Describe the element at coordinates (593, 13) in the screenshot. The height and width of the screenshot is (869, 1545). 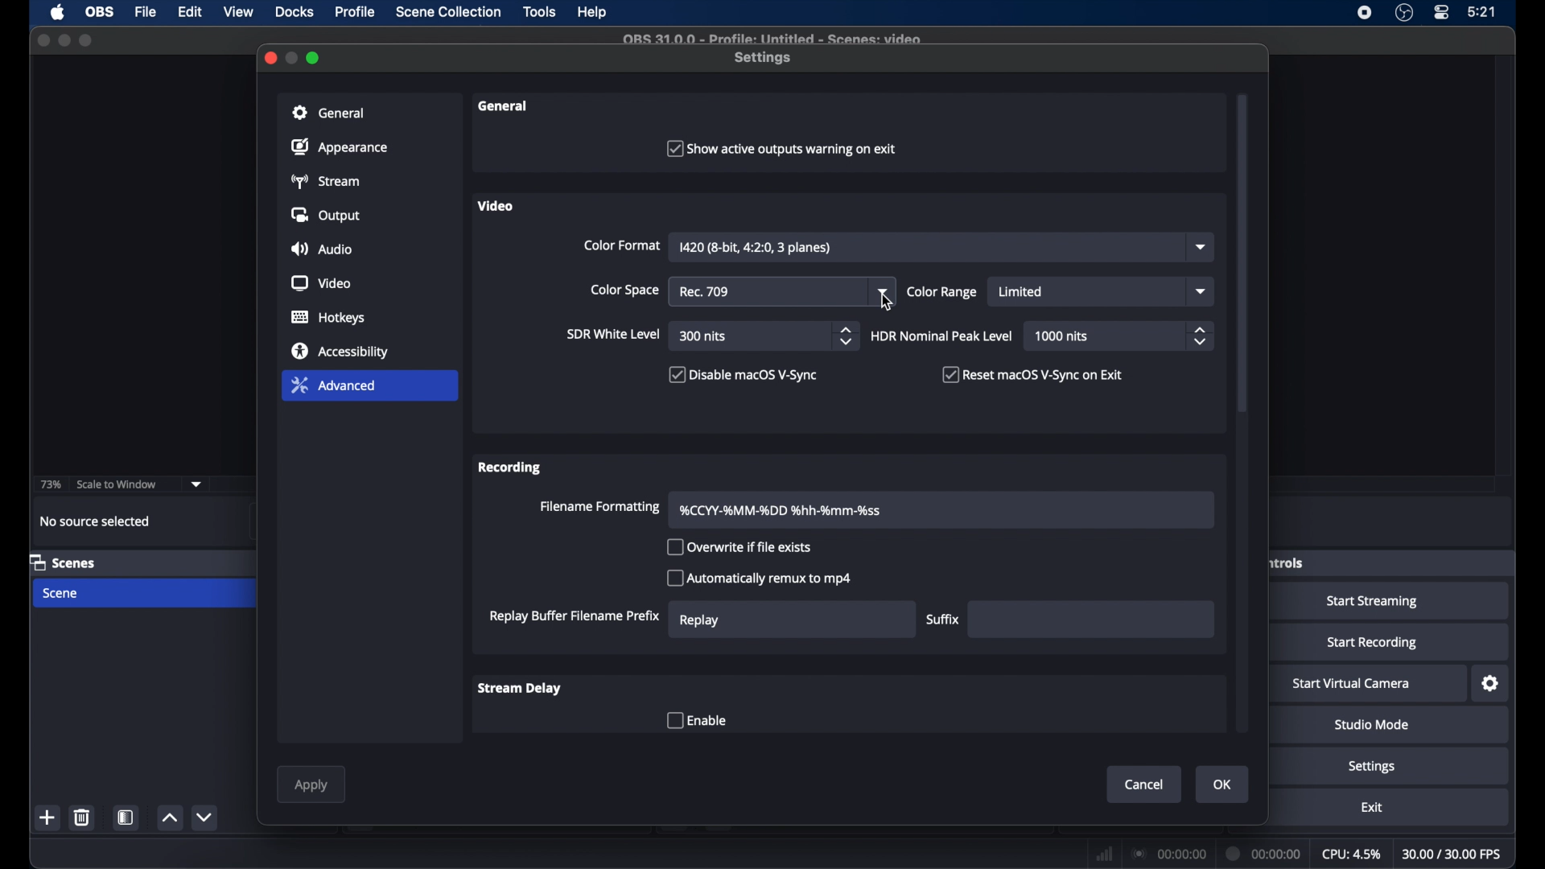
I see `help` at that location.